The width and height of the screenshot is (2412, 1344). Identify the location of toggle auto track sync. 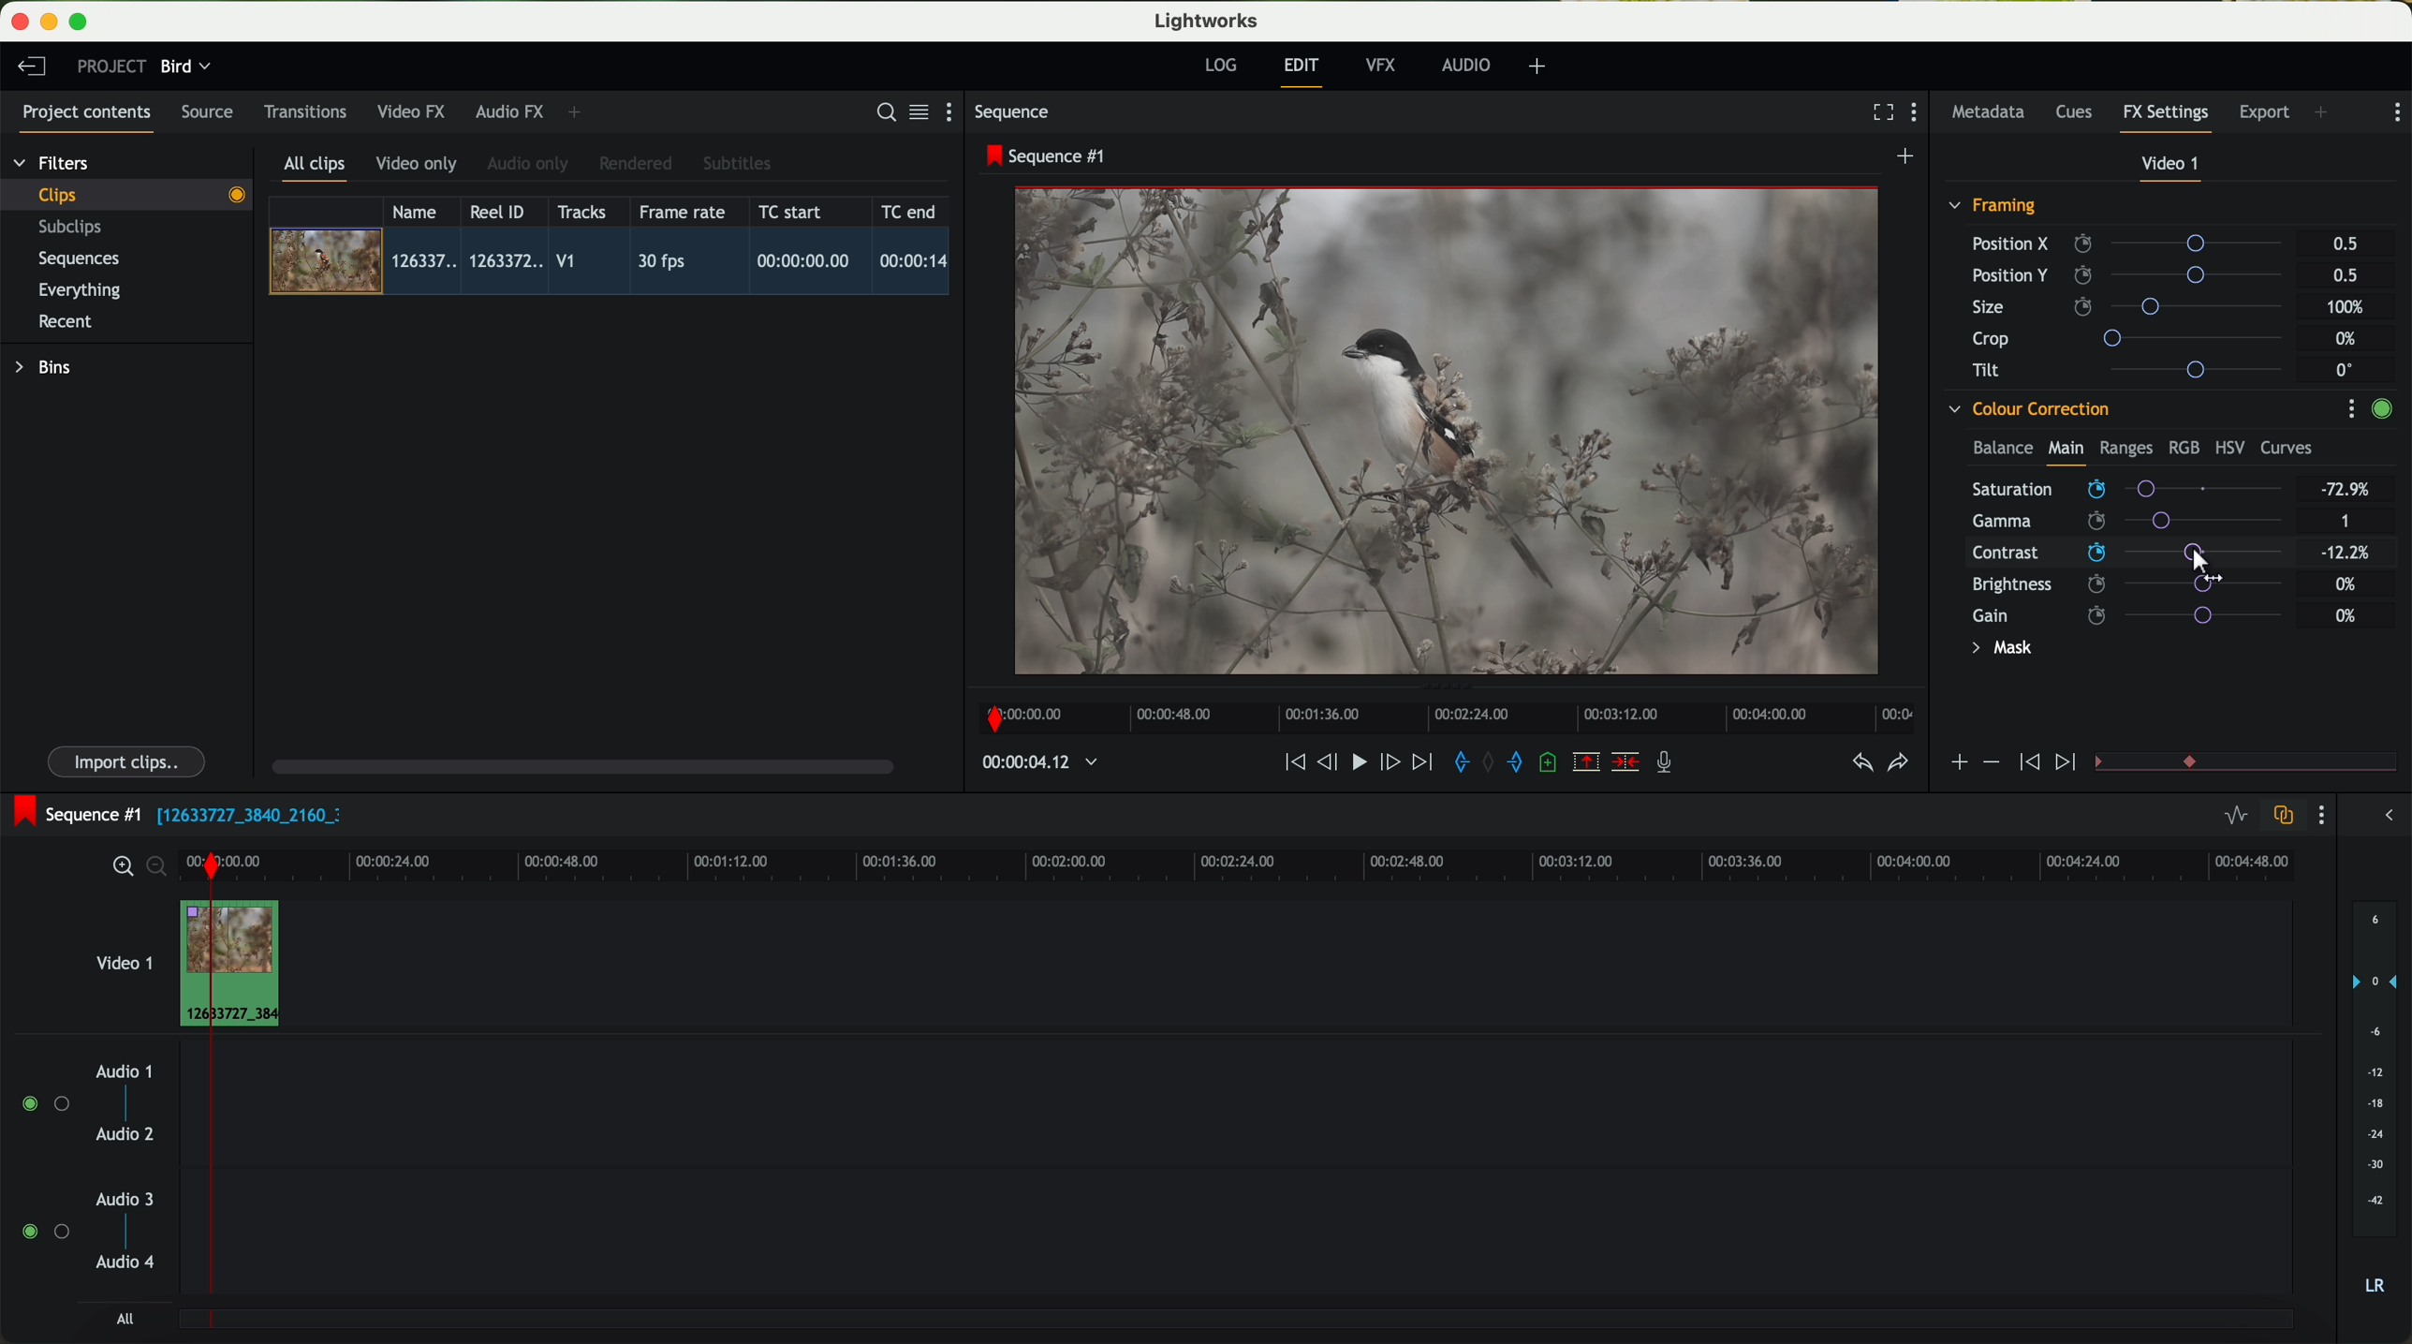
(2279, 817).